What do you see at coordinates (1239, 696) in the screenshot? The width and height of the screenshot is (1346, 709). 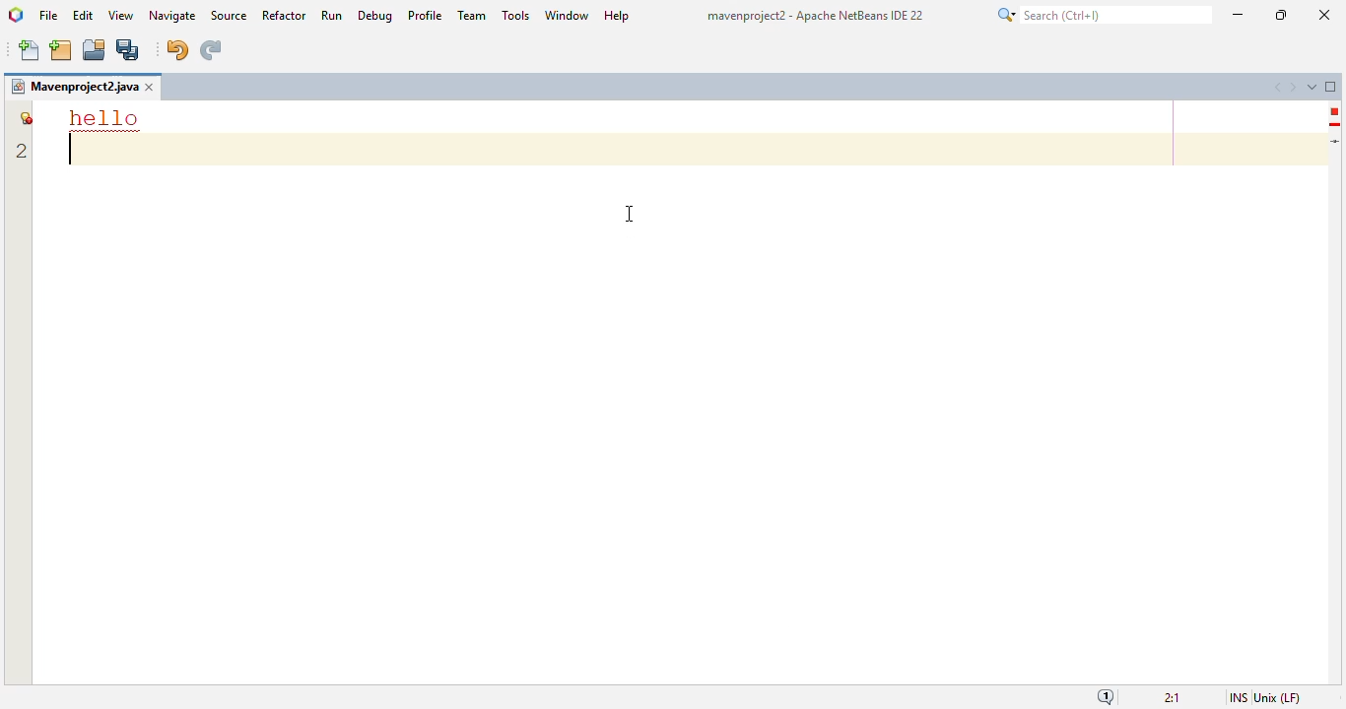 I see `insert mode` at bounding box center [1239, 696].